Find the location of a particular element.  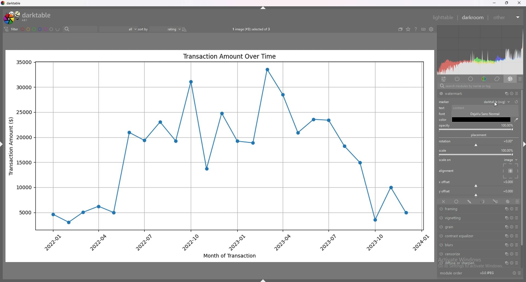

multiple instances action is located at coordinates (506, 227).